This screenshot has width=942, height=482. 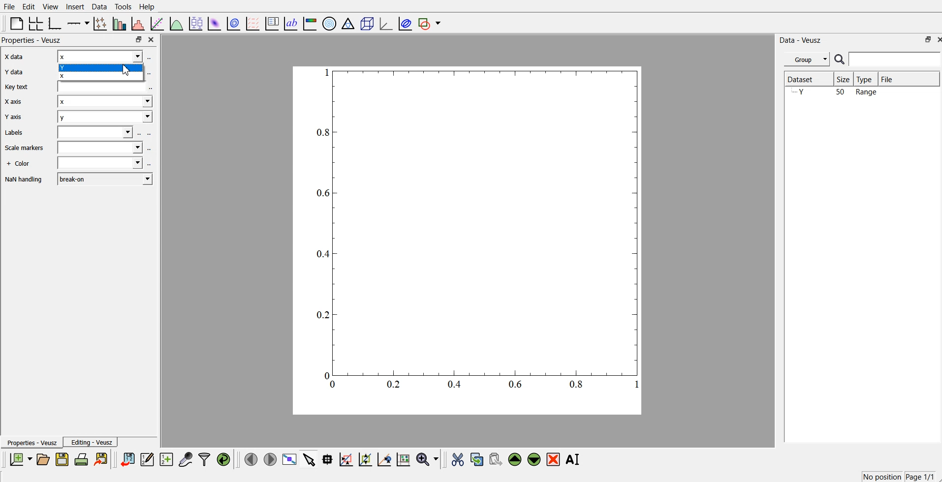 I want to click on blank page, so click(x=15, y=23).